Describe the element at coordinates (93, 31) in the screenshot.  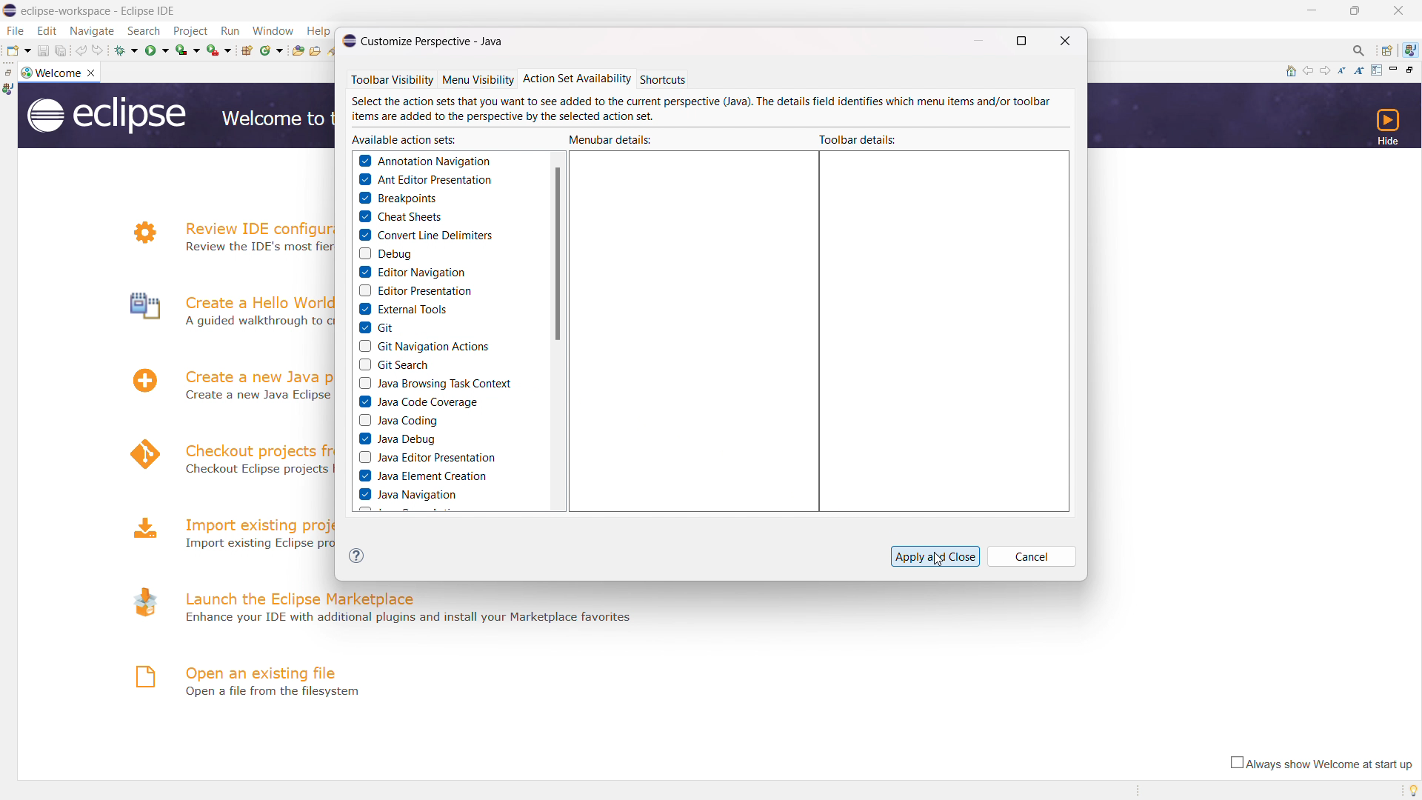
I see `navigate` at that location.